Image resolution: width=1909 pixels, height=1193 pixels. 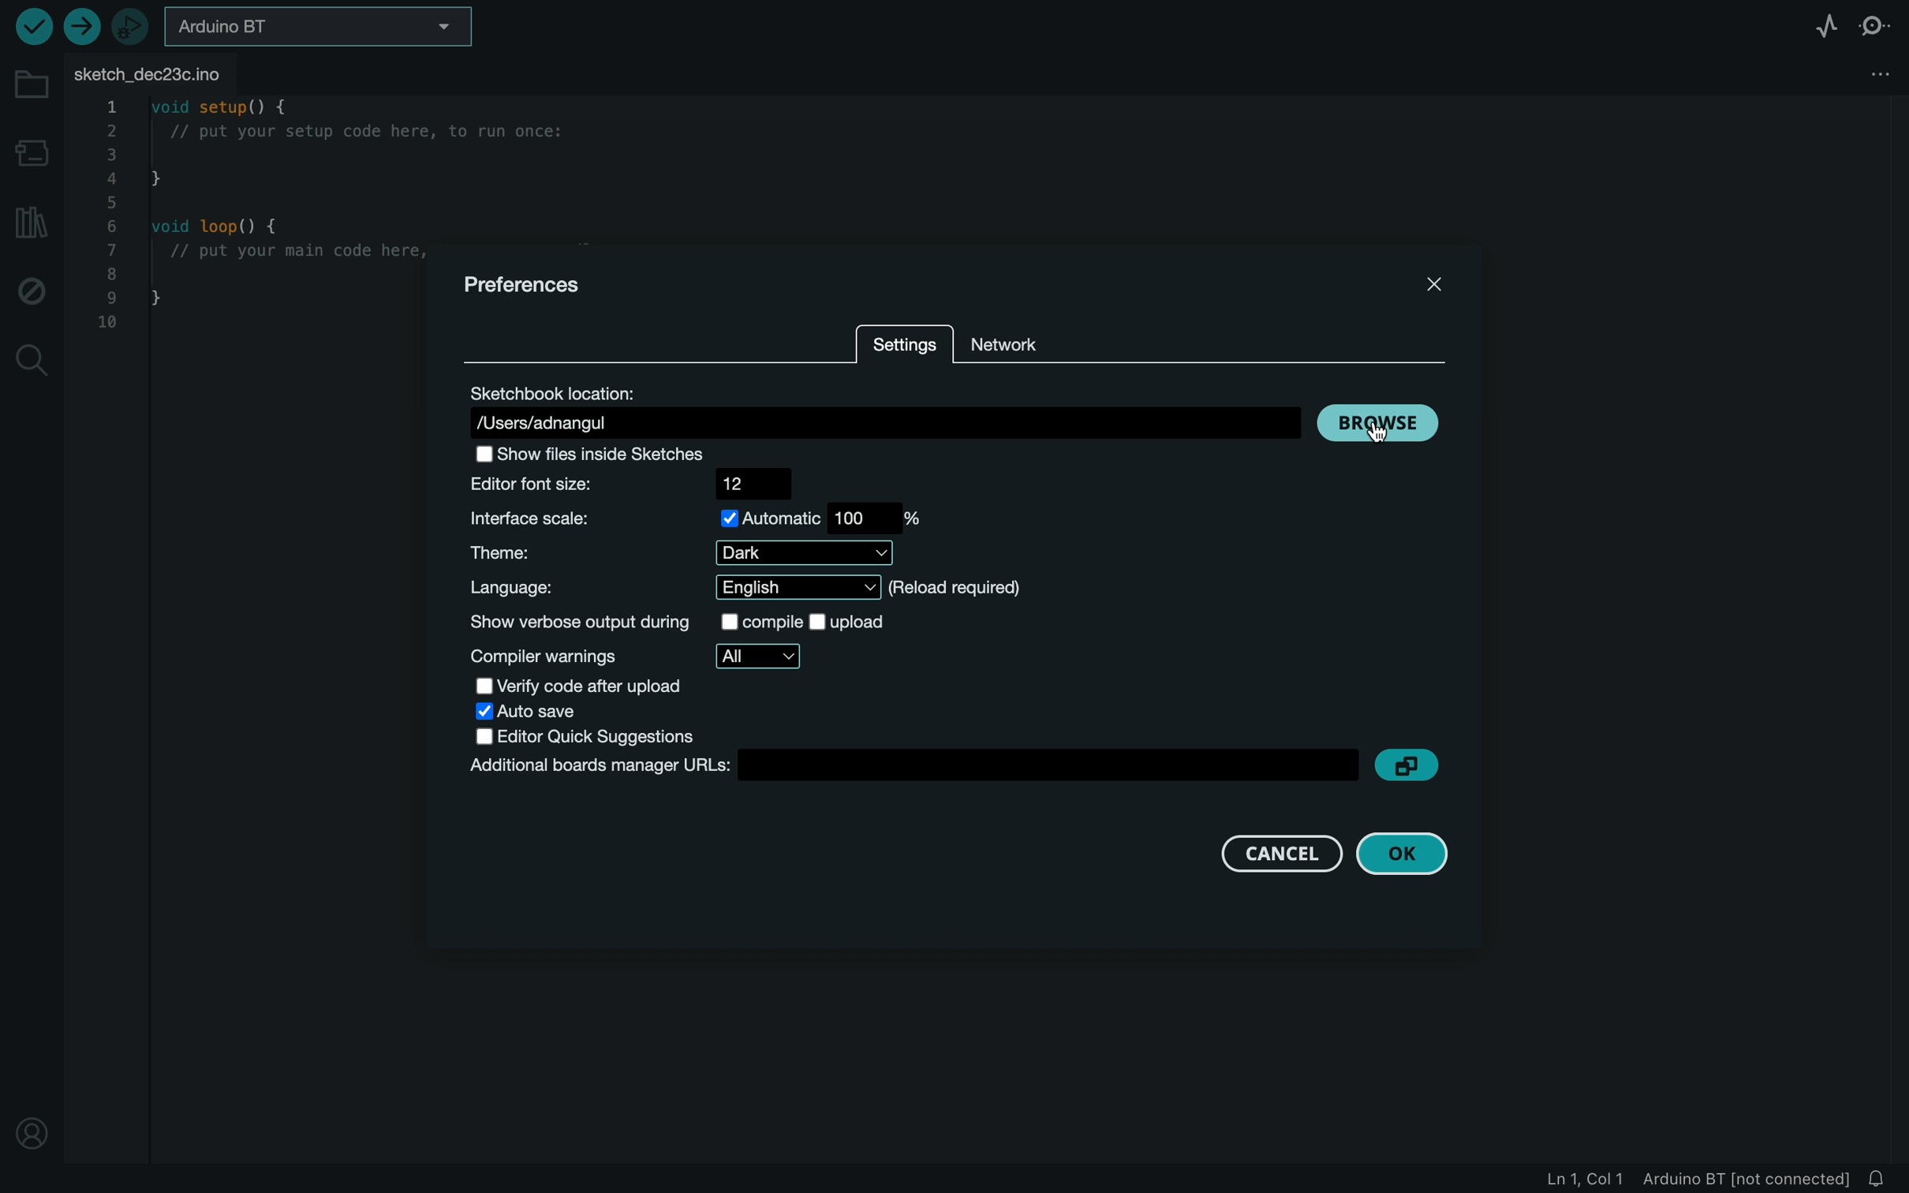 What do you see at coordinates (880, 410) in the screenshot?
I see `sketchbook location` at bounding box center [880, 410].